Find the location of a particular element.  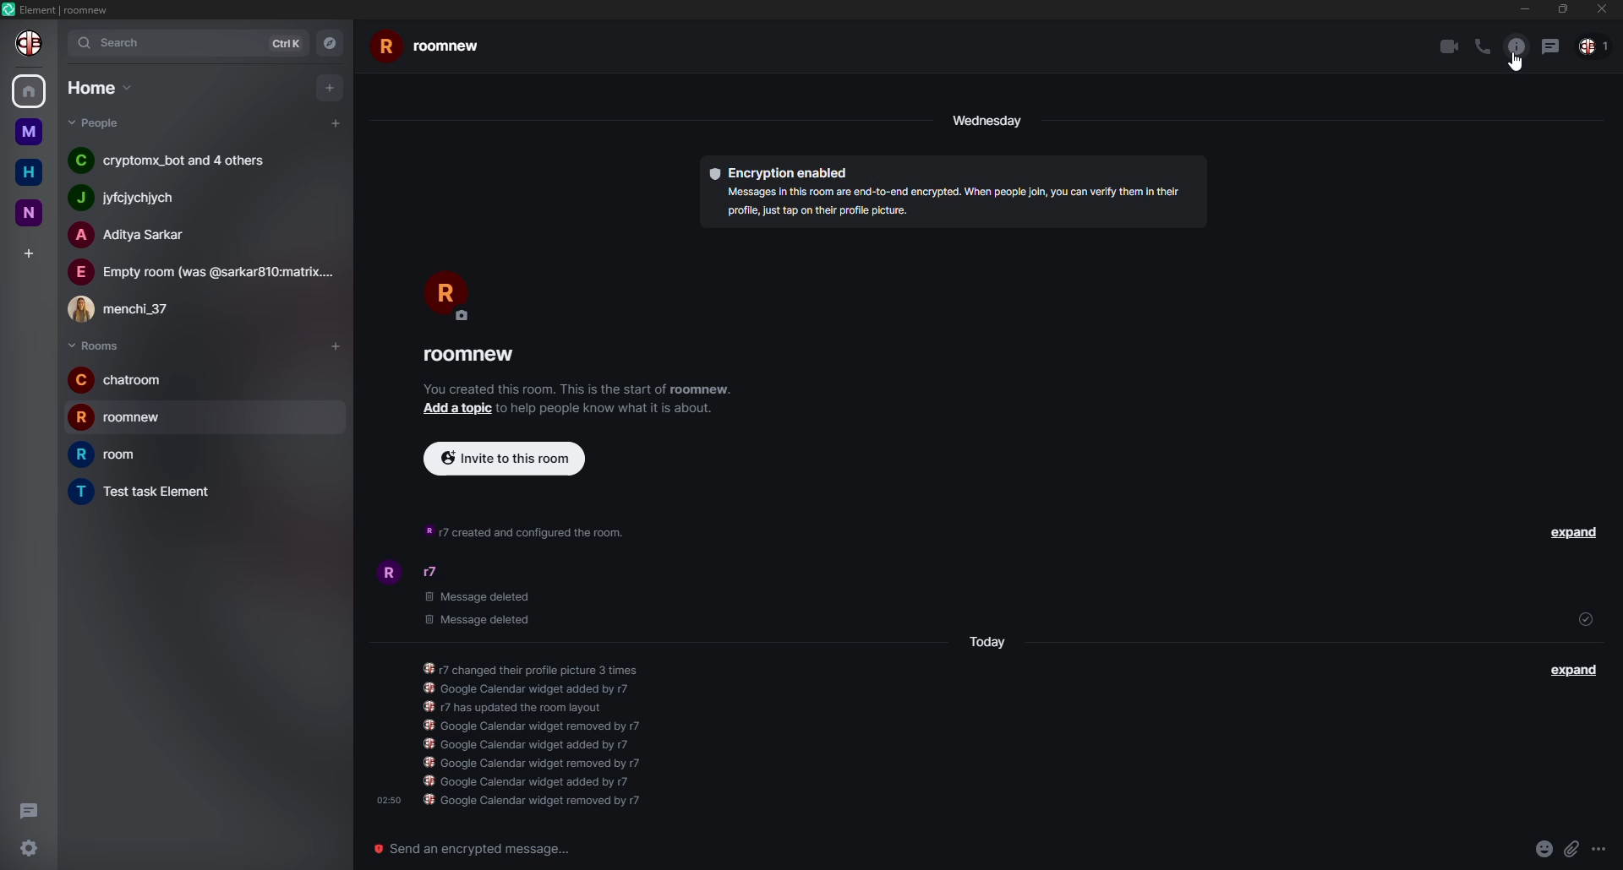

day is located at coordinates (986, 644).